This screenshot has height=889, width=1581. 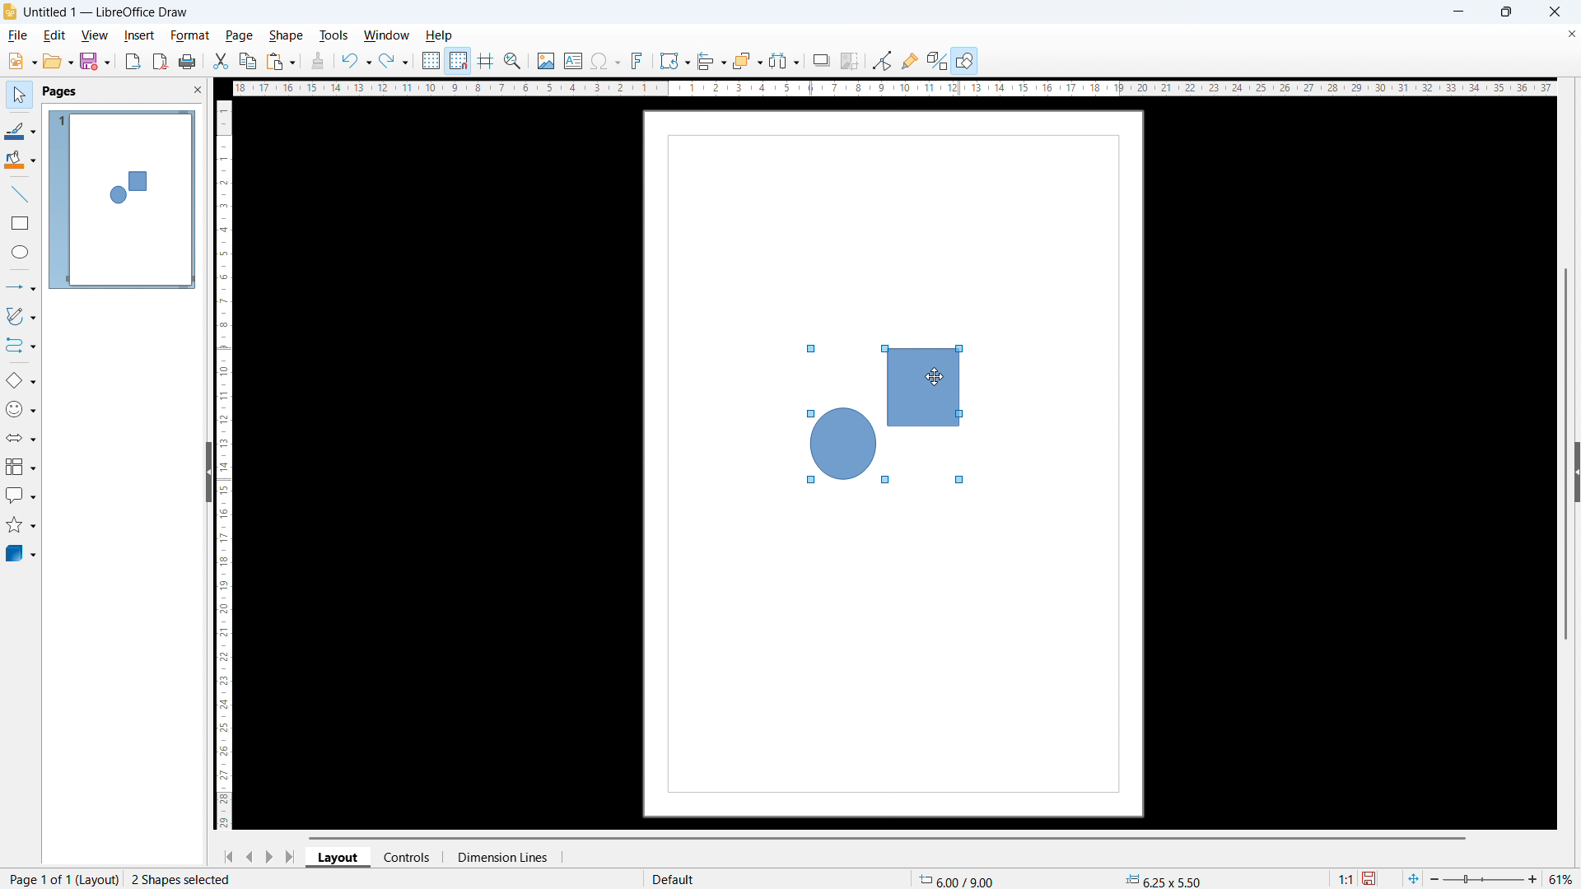 I want to click on background color, so click(x=22, y=161).